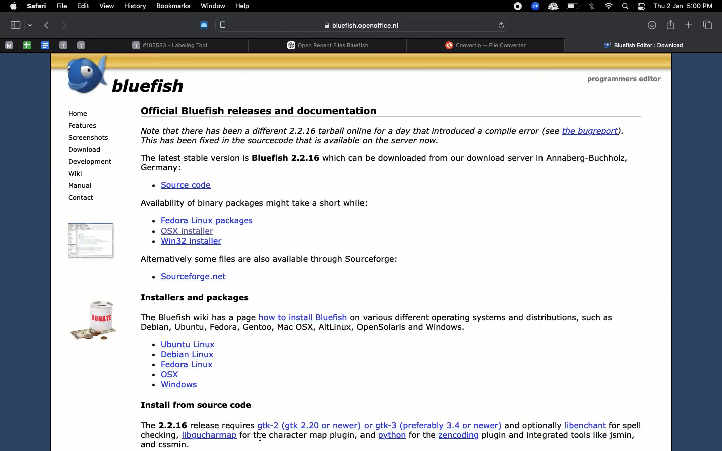 Image resolution: width=722 pixels, height=451 pixels. I want to click on labelling tool, so click(175, 45).